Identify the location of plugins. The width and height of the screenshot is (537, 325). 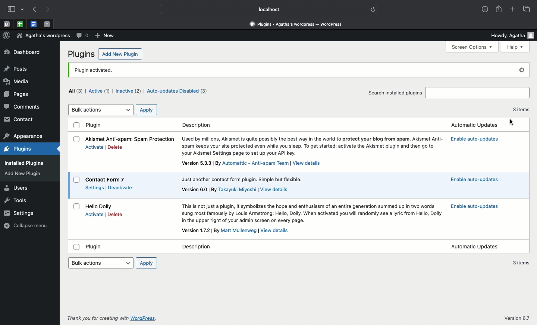
(17, 149).